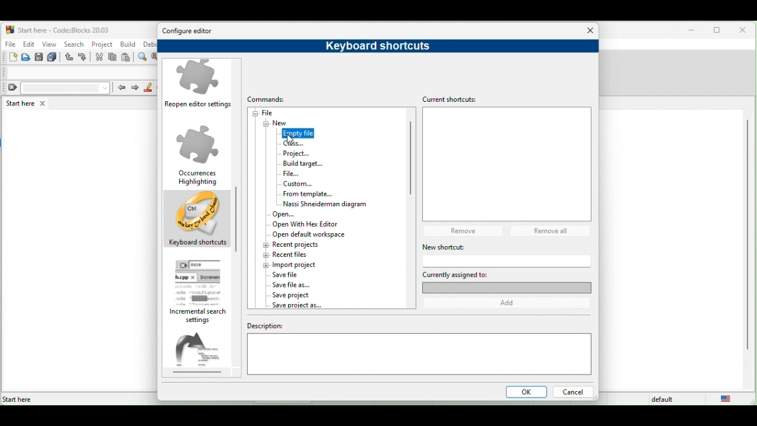 This screenshot has width=757, height=426. What do you see at coordinates (454, 99) in the screenshot?
I see `current shortcuts` at bounding box center [454, 99].